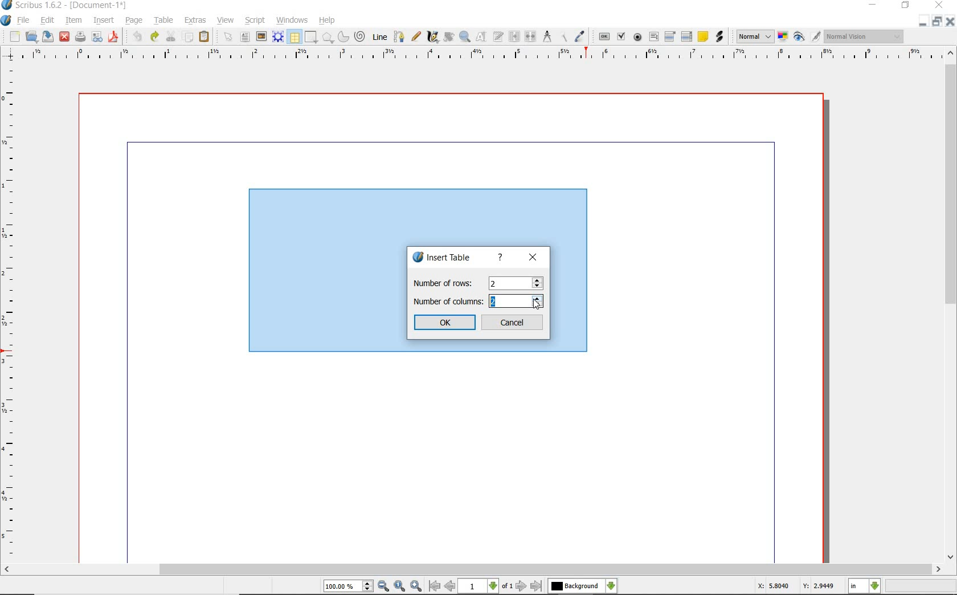  I want to click on edit contents of frame, so click(481, 37).